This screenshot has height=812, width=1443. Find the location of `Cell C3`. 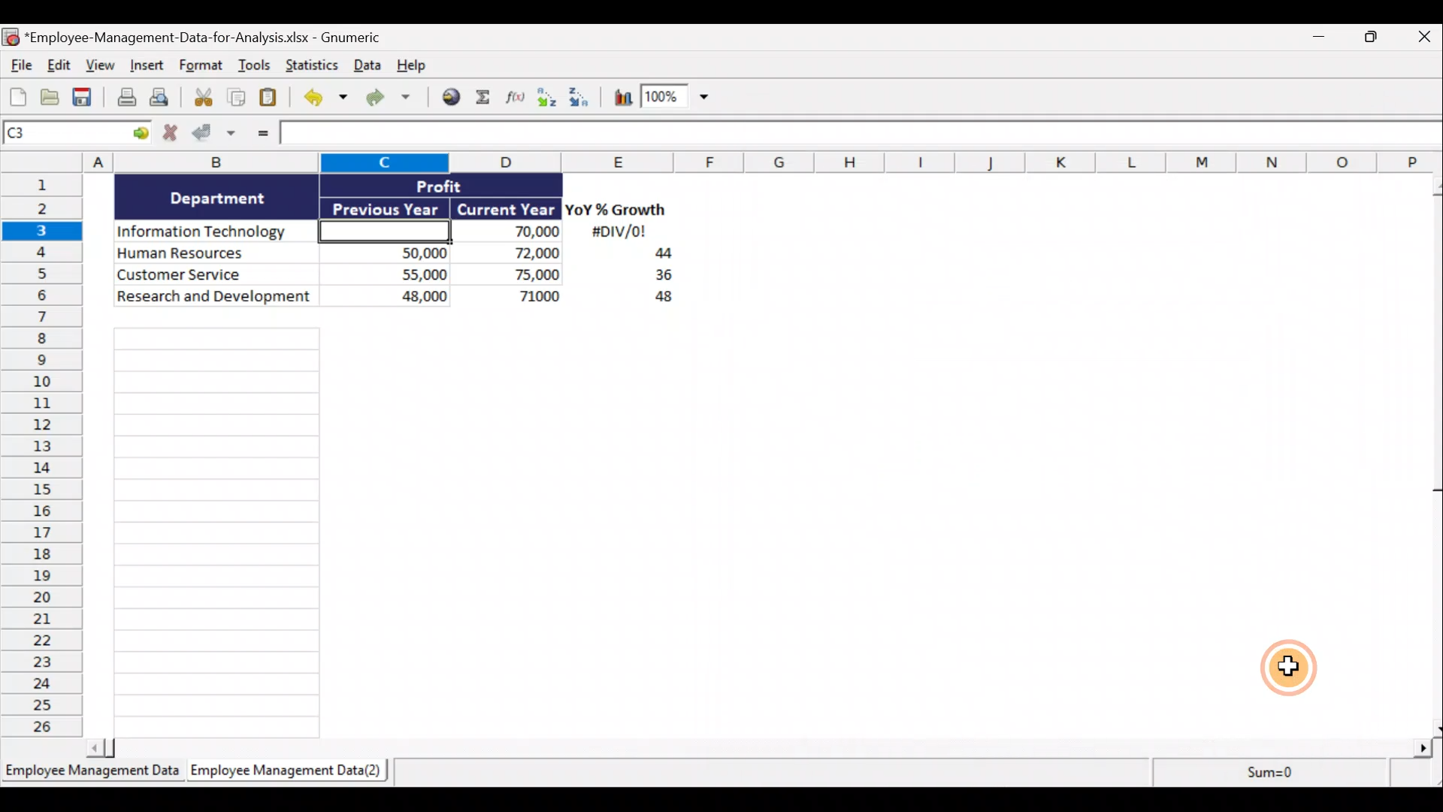

Cell C3 is located at coordinates (380, 229).